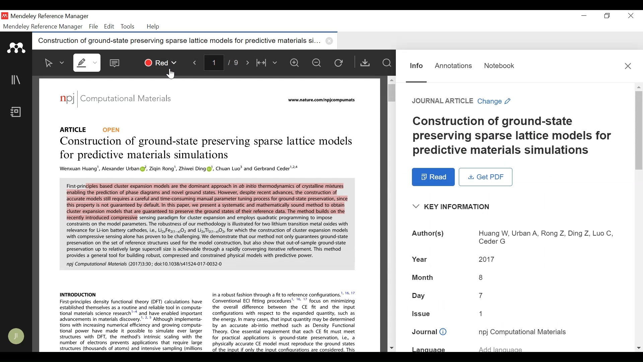  What do you see at coordinates (638, 87) in the screenshot?
I see `Scroll up` at bounding box center [638, 87].